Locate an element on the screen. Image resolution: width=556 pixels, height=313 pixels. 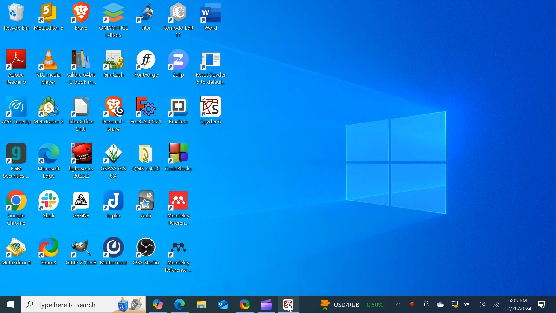
AVG TuneUp is located at coordinates (16, 114).